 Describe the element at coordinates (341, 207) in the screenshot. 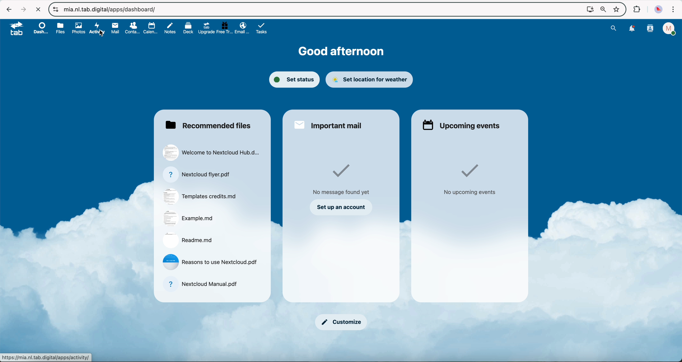

I see `set up an account` at that location.